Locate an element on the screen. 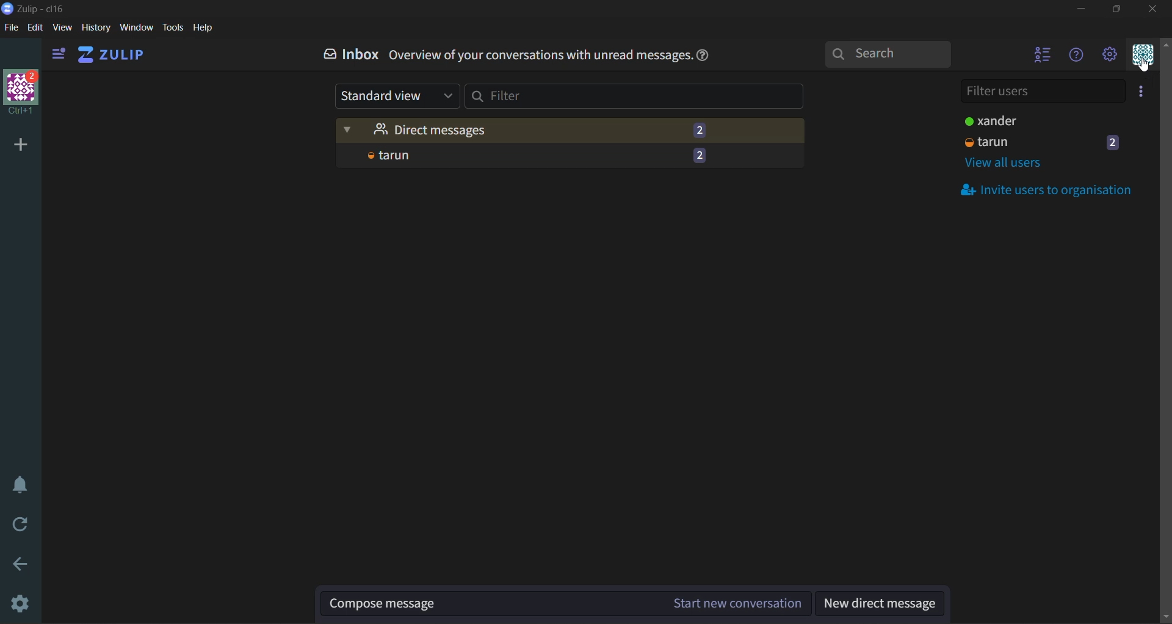 Image resolution: width=1172 pixels, height=624 pixels. add a new organisation is located at coordinates (20, 143).